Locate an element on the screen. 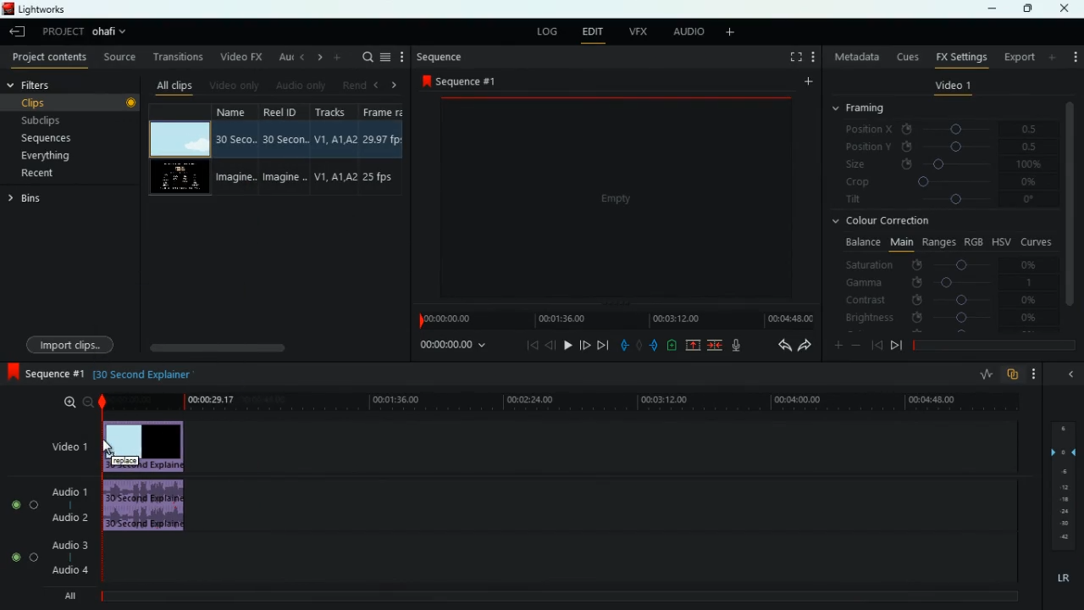  cursor is located at coordinates (108, 446).